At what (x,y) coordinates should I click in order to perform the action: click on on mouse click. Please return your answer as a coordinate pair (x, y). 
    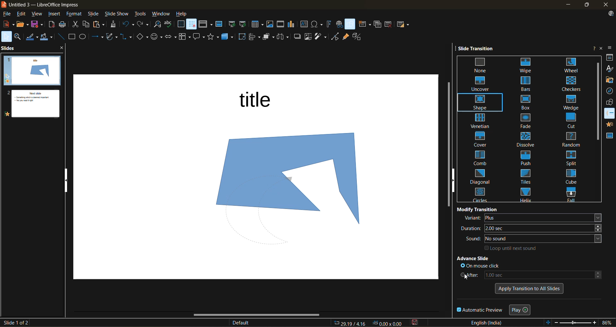
    Looking at the image, I should click on (481, 265).